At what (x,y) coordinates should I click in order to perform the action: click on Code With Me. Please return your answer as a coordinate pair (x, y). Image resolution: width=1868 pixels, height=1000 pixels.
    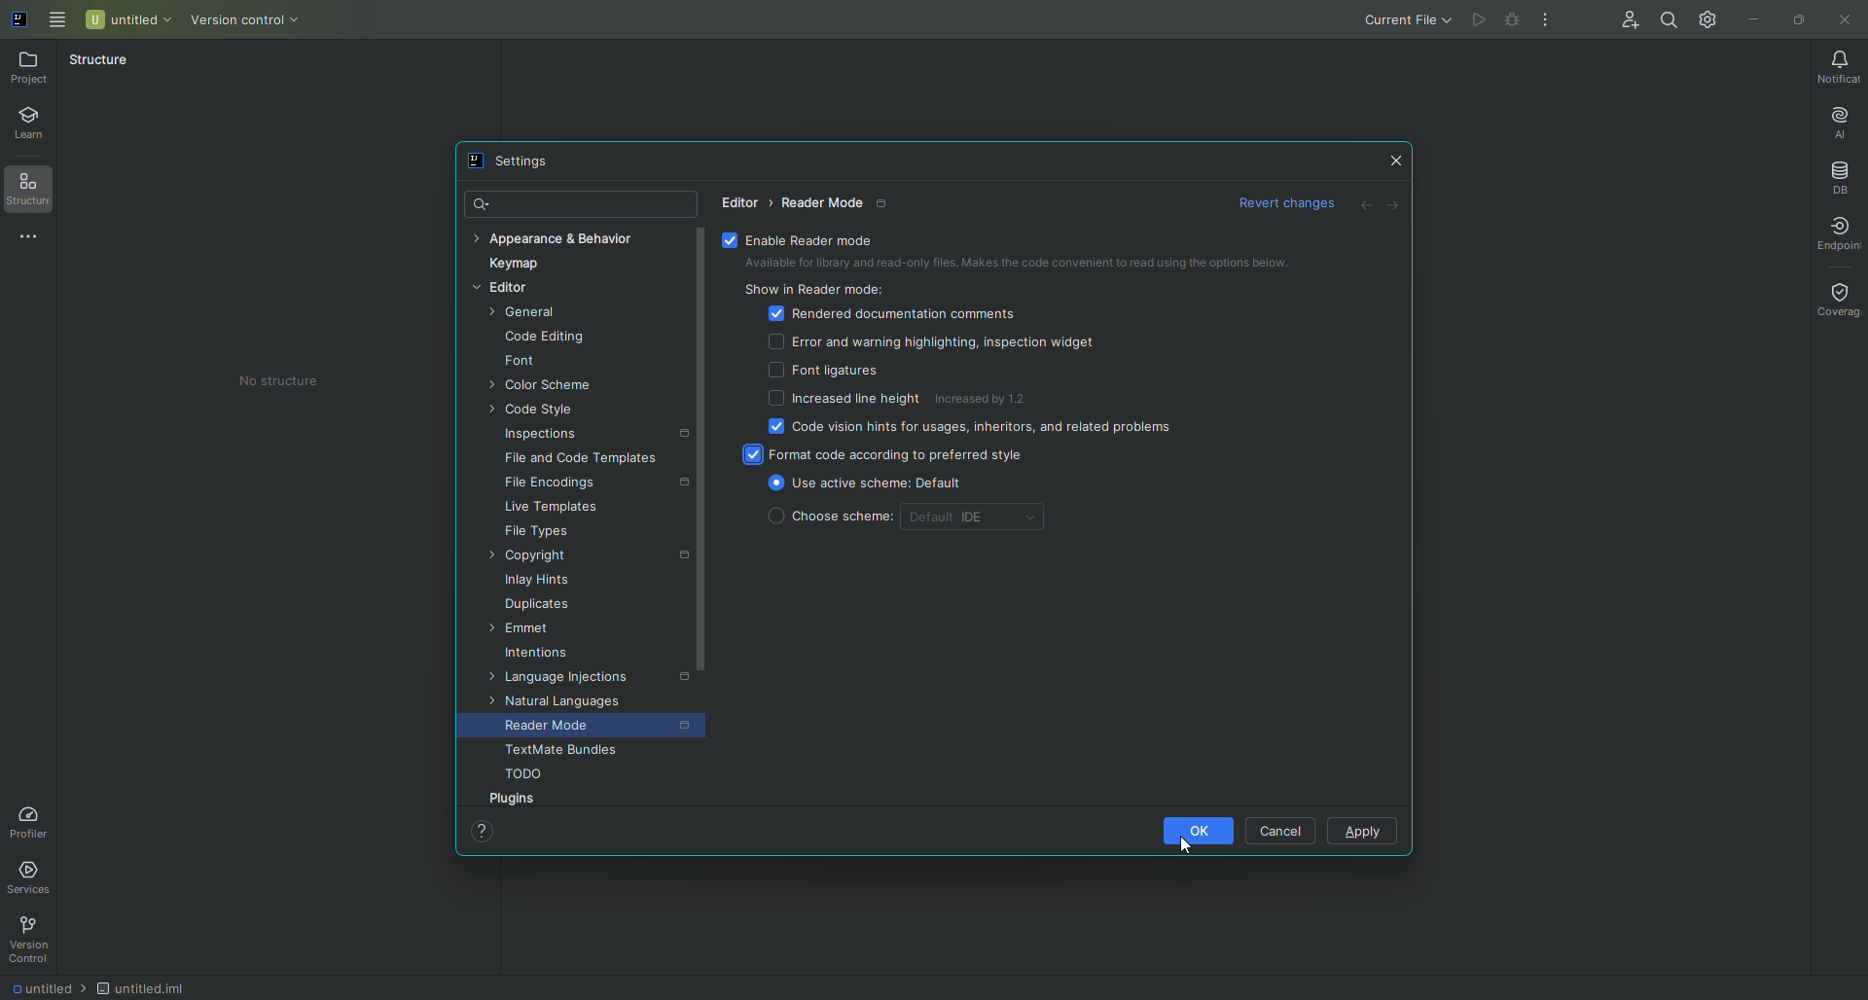
    Looking at the image, I should click on (1626, 16).